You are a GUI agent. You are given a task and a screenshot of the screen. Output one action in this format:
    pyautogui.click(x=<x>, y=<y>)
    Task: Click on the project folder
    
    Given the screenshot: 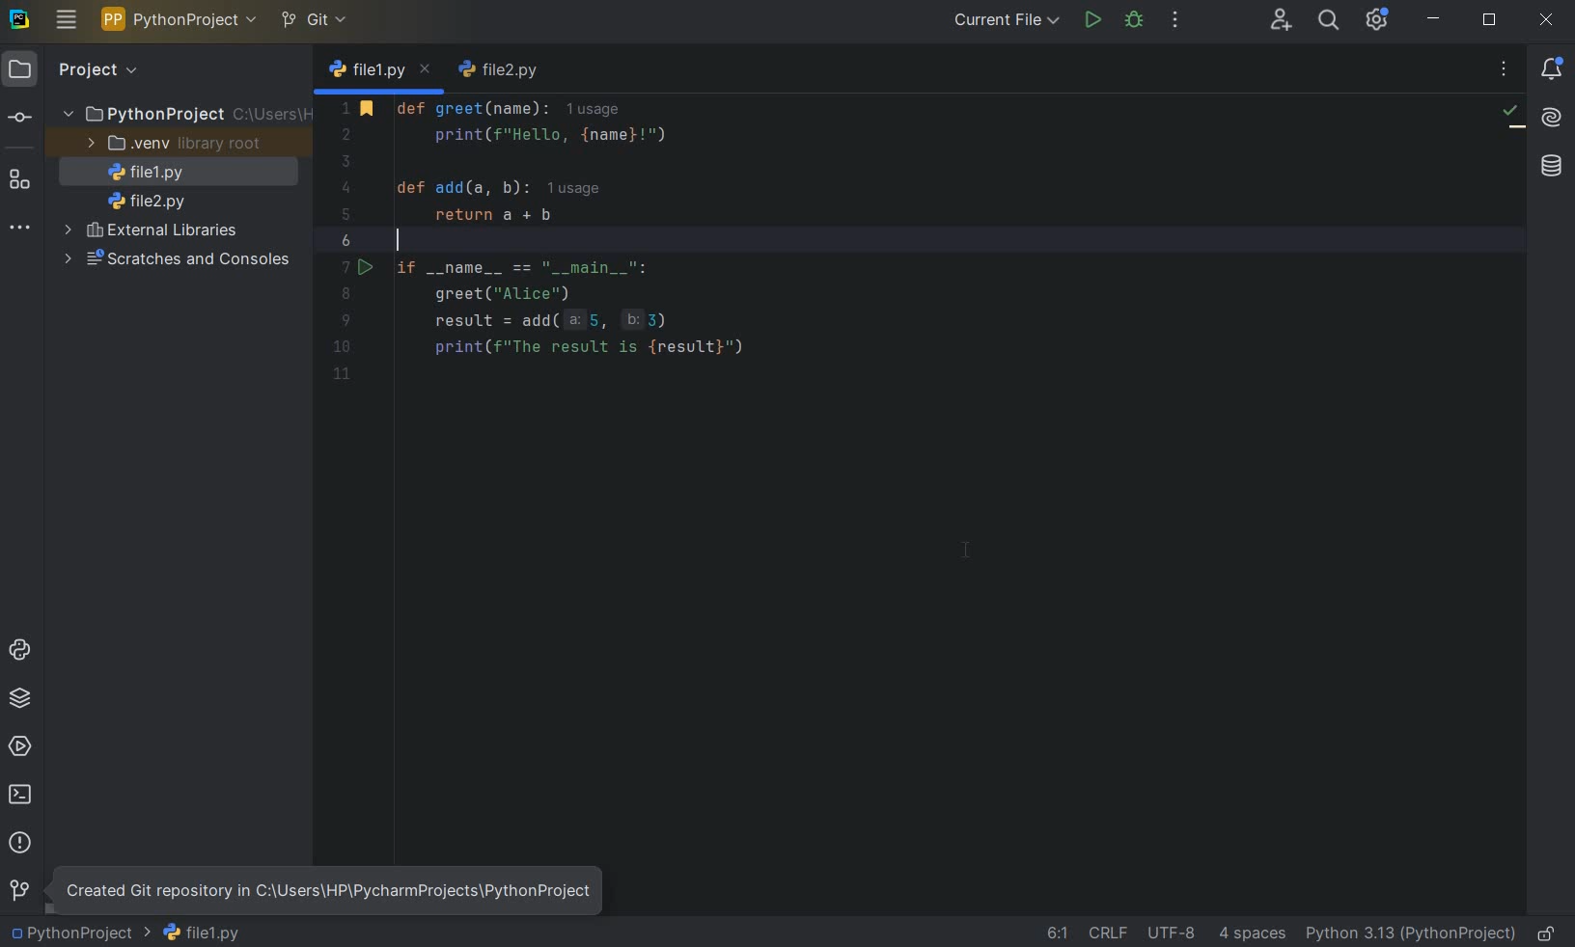 What is the action you would take?
    pyautogui.click(x=184, y=114)
    